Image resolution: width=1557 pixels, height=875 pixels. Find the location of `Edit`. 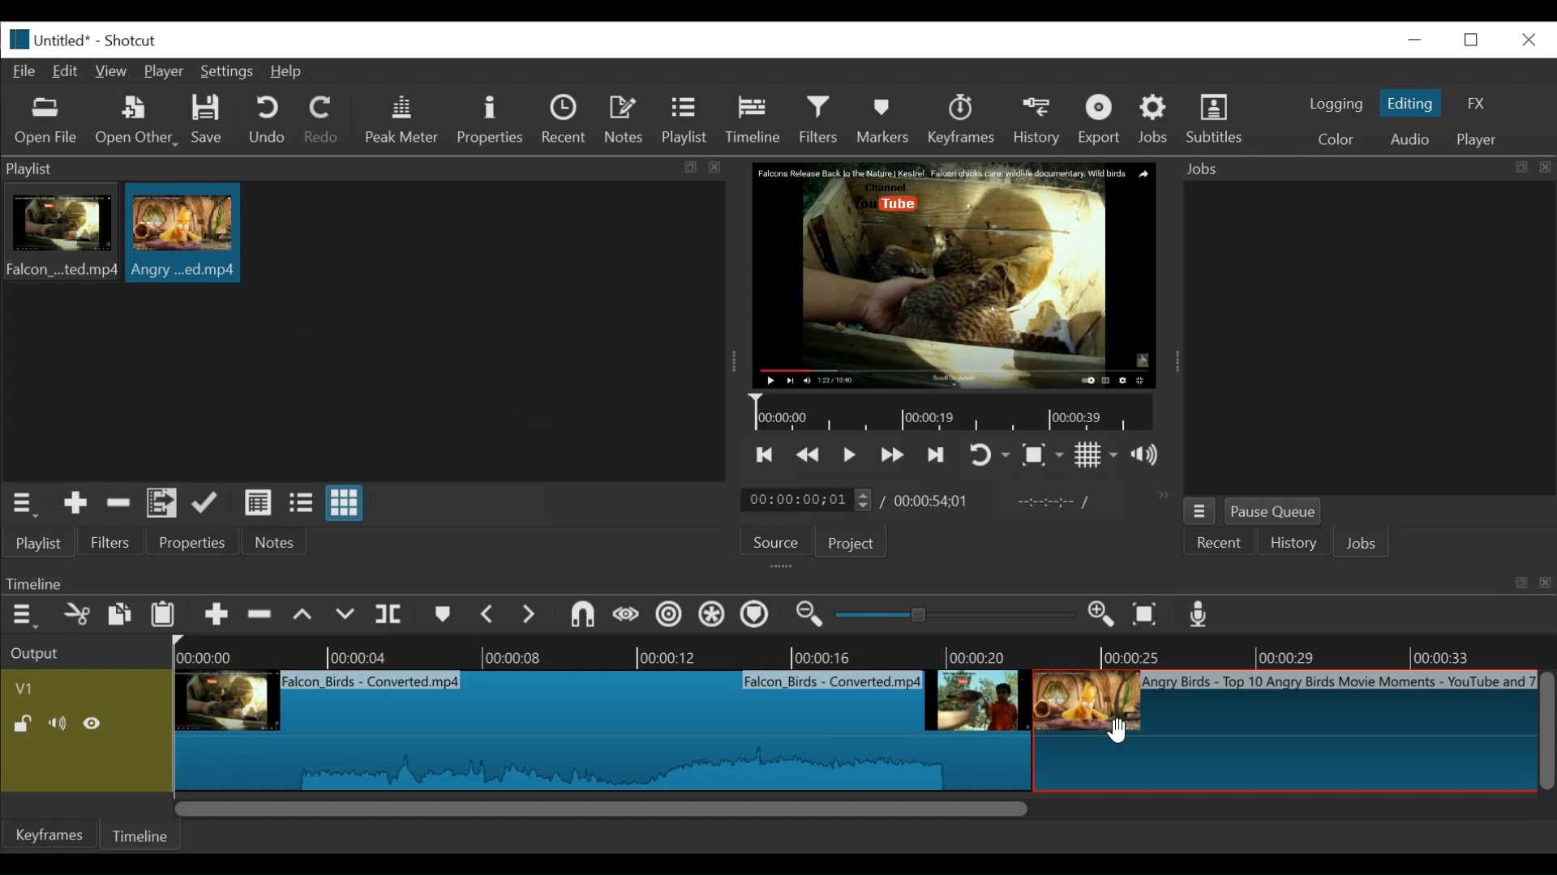

Edit is located at coordinates (69, 70).